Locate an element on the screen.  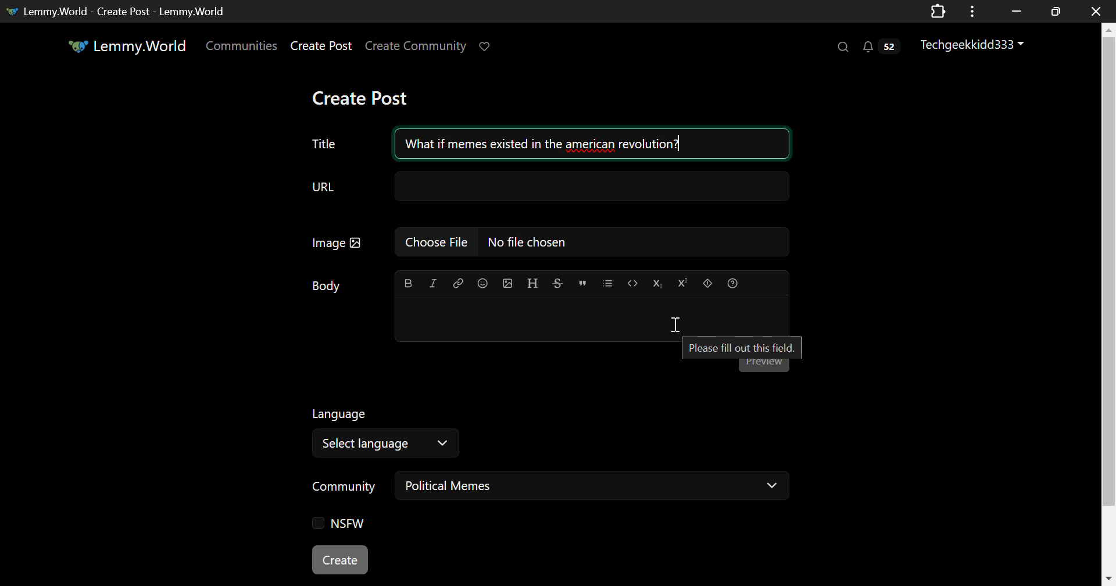
Techgeekkidd333 is located at coordinates (972, 45).